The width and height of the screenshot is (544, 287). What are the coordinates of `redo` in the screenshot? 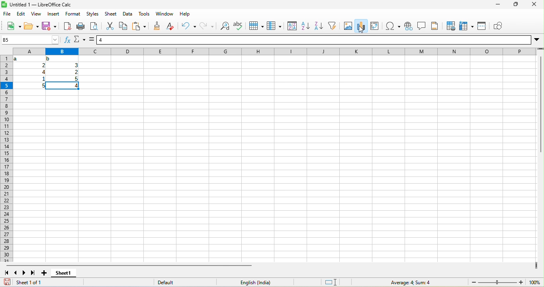 It's located at (207, 25).